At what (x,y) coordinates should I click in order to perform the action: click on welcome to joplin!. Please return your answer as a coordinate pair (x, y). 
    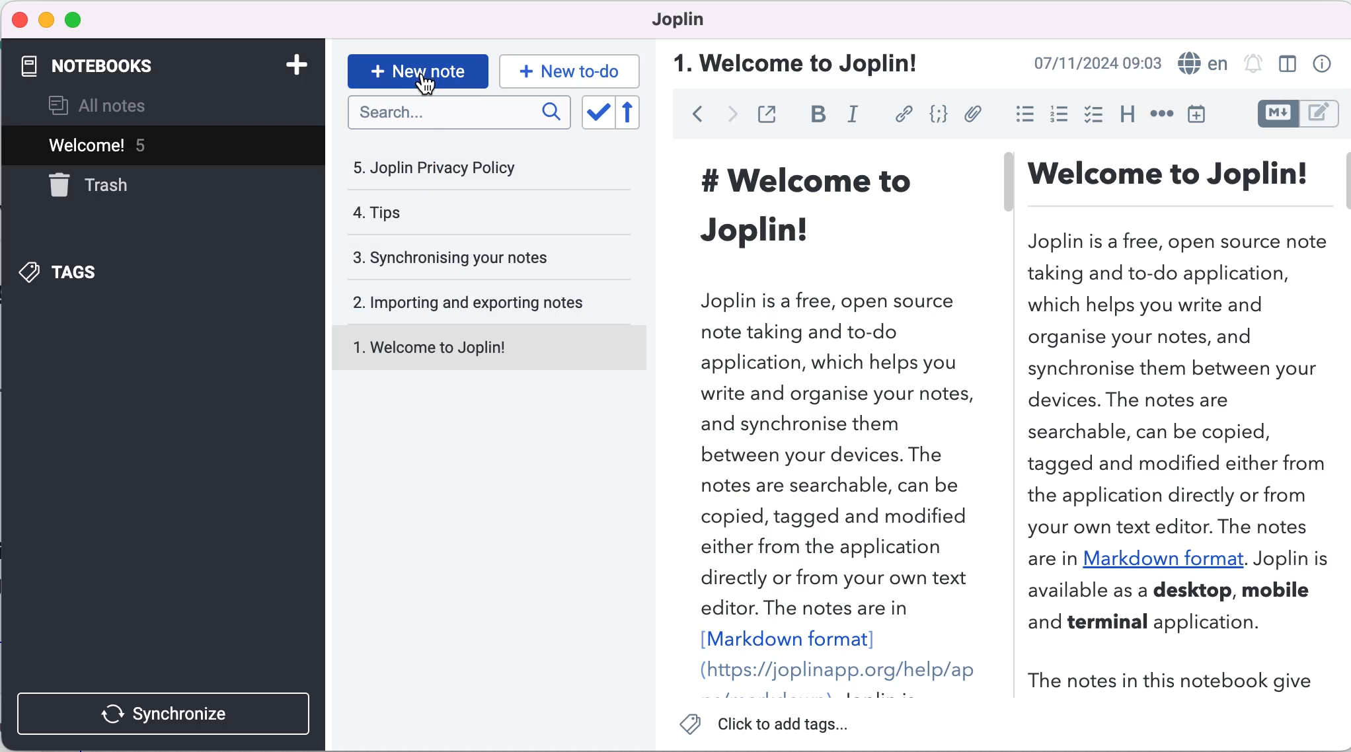
    Looking at the image, I should click on (799, 61).